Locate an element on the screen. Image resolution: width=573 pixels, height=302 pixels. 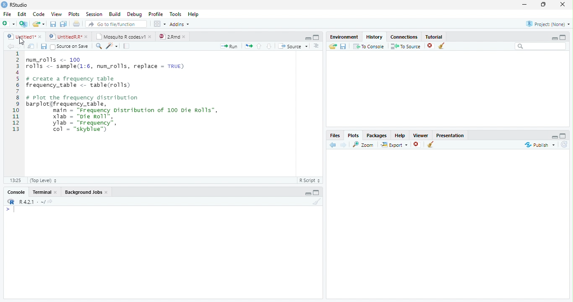
Full Screen is located at coordinates (317, 37).